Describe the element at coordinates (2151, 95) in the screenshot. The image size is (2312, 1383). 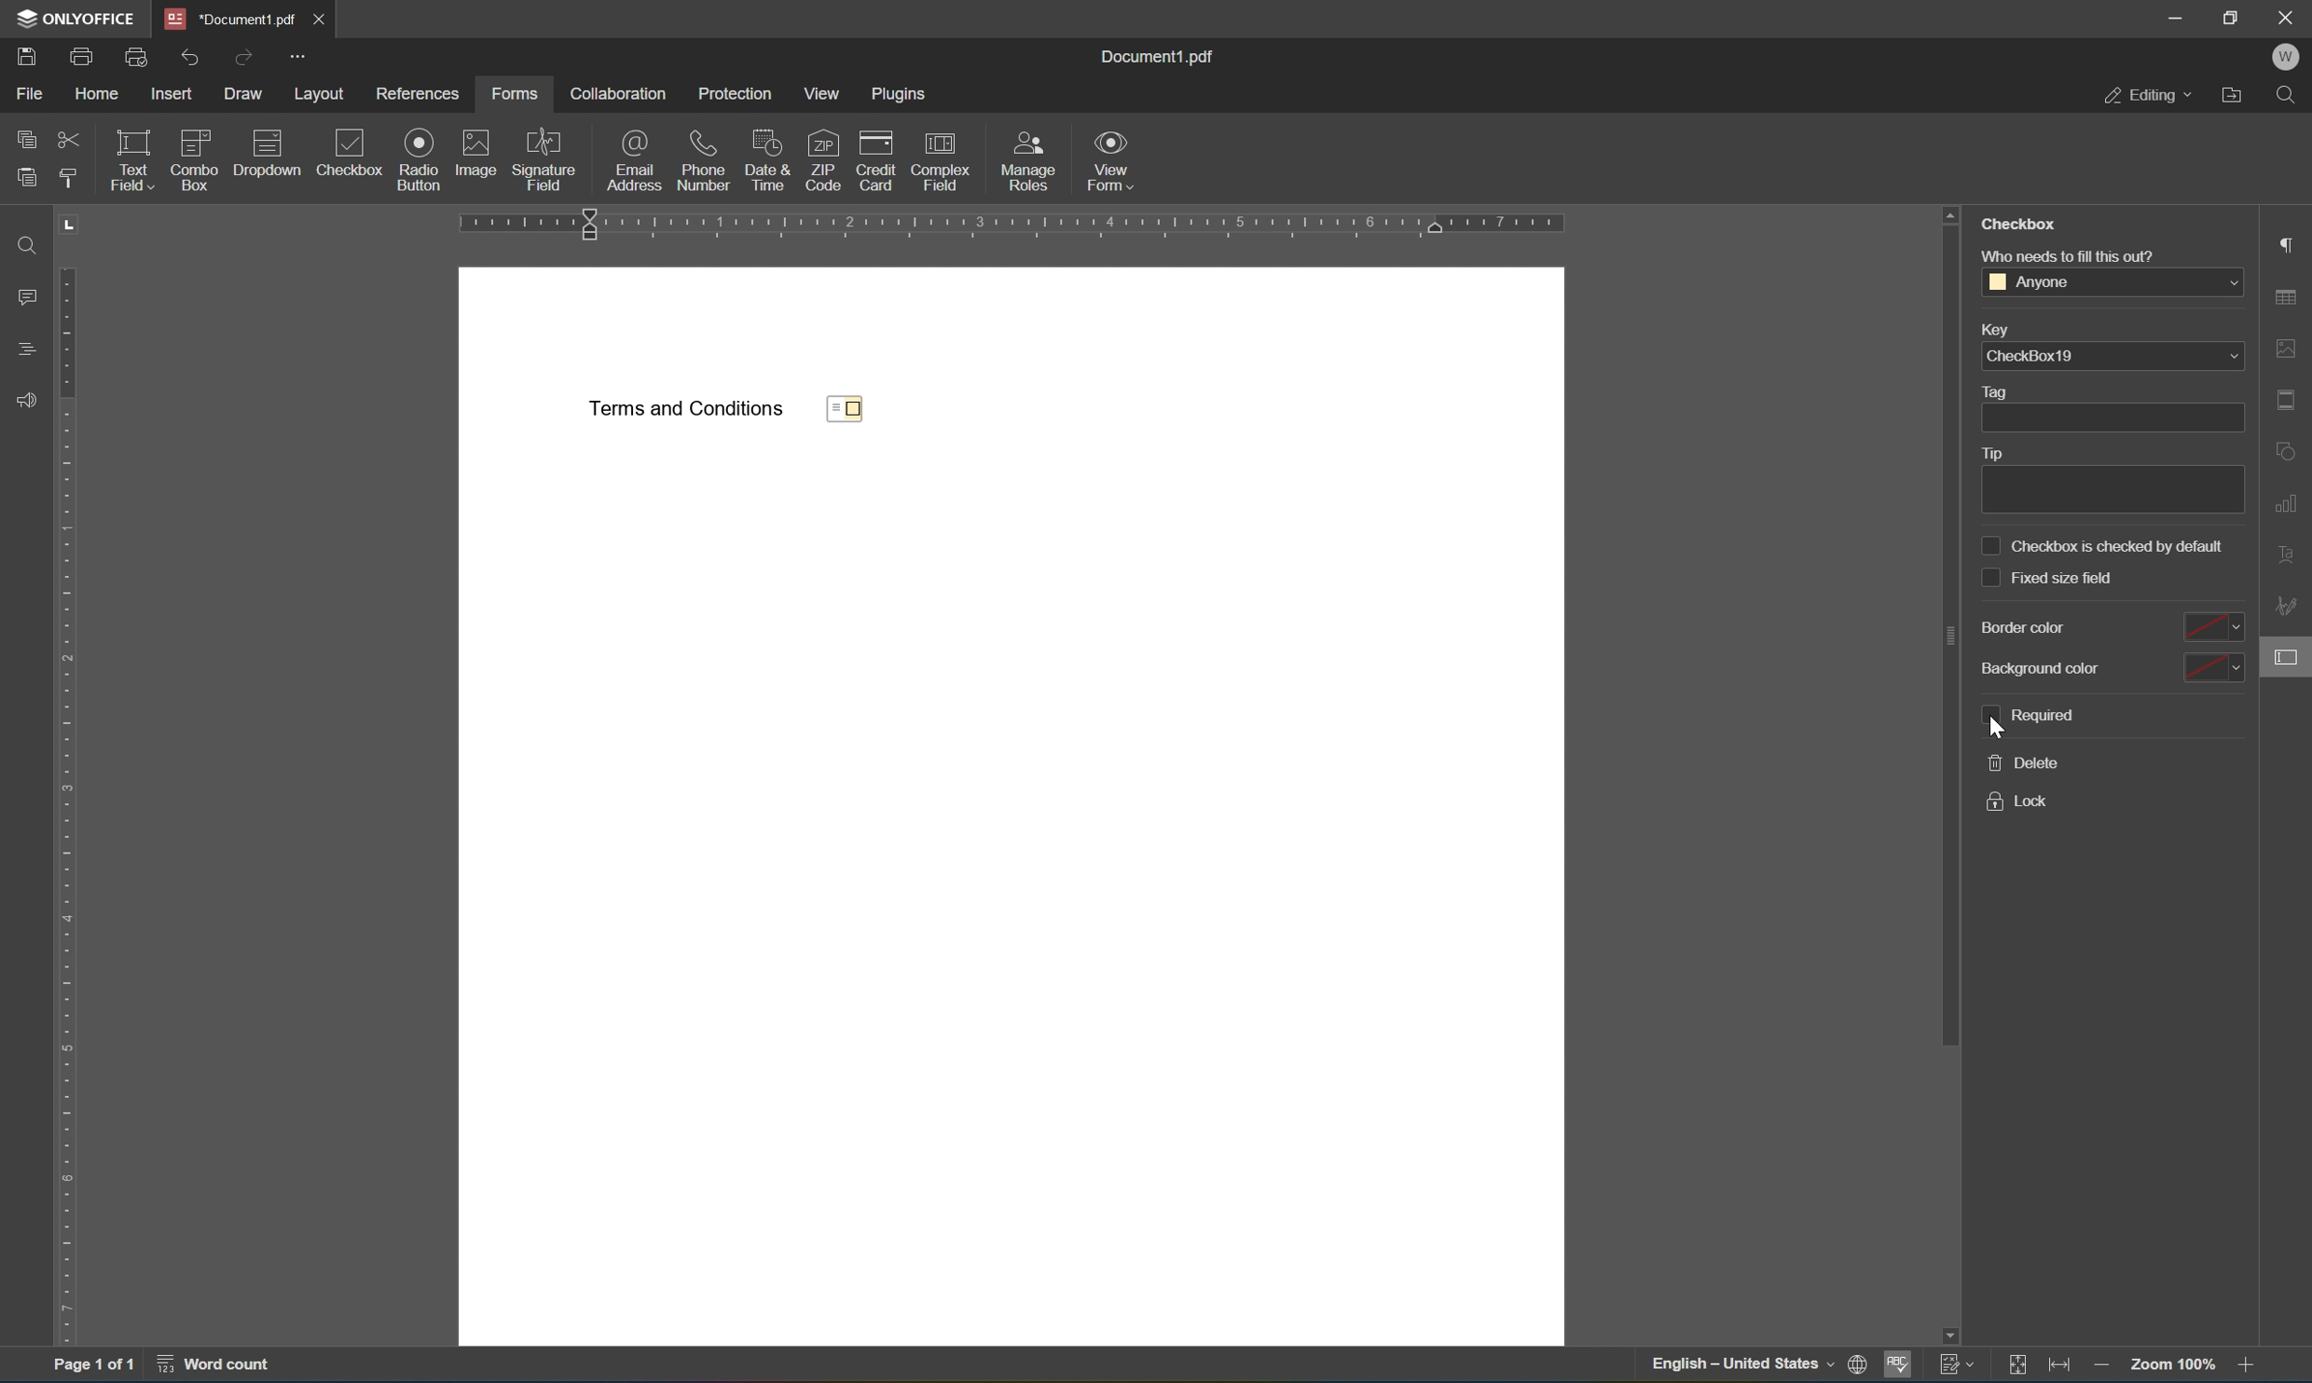
I see `editing` at that location.